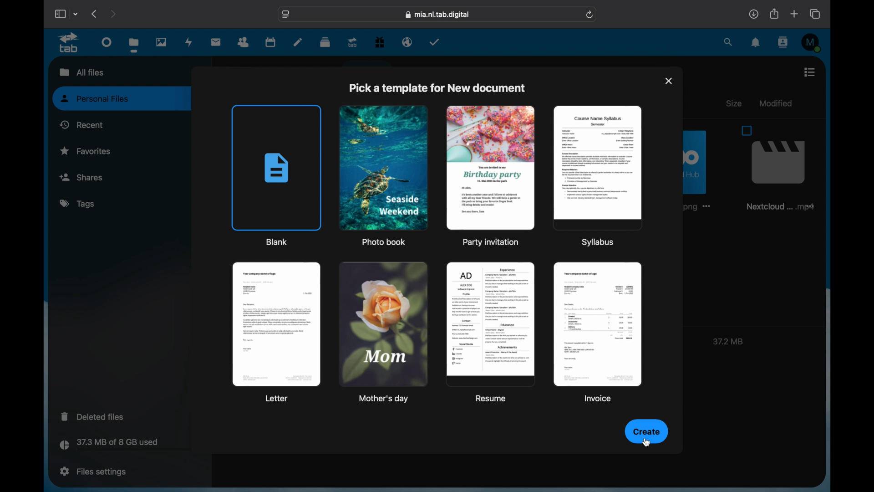 The image size is (874, 492). What do you see at coordinates (162, 42) in the screenshot?
I see `photos` at bounding box center [162, 42].